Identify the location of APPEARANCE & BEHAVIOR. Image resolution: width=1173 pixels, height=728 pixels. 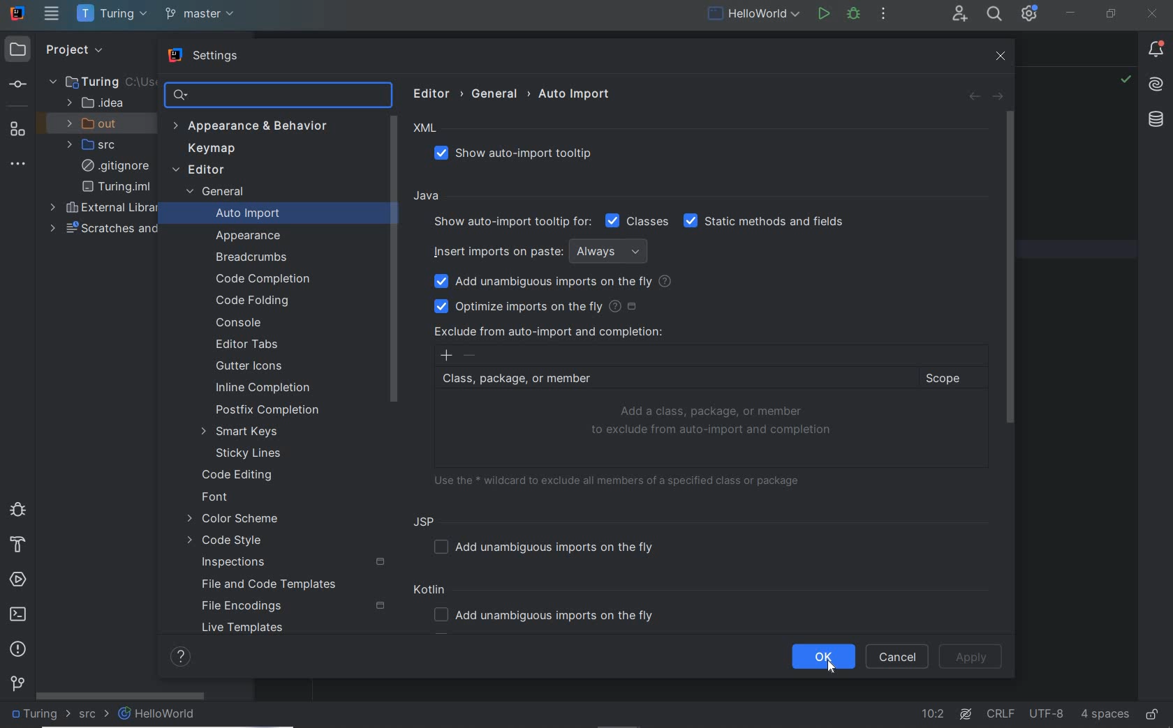
(257, 127).